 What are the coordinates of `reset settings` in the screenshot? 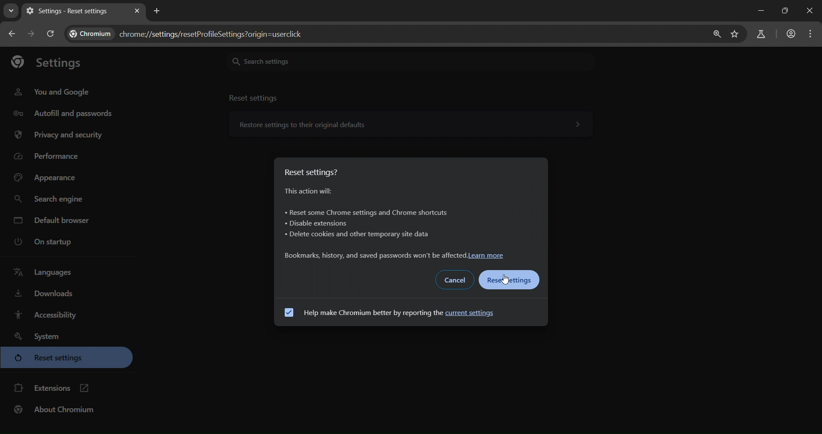 It's located at (255, 98).